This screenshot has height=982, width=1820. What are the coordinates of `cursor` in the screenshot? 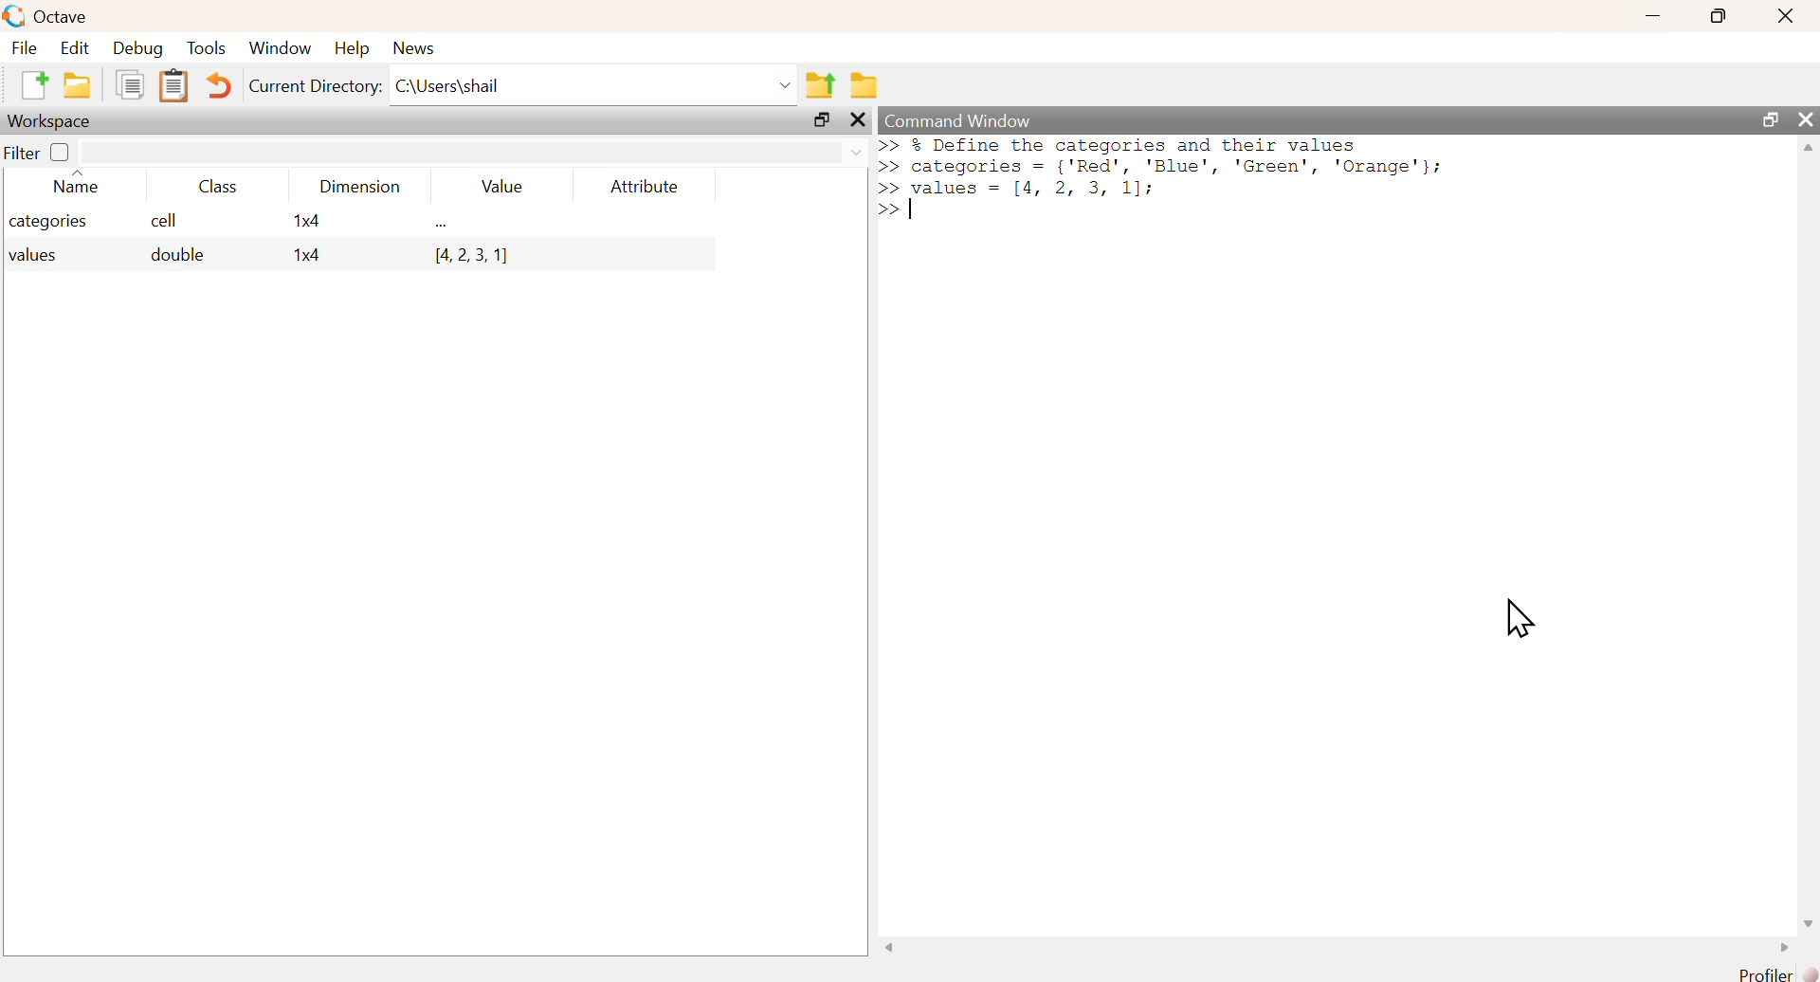 It's located at (1518, 618).